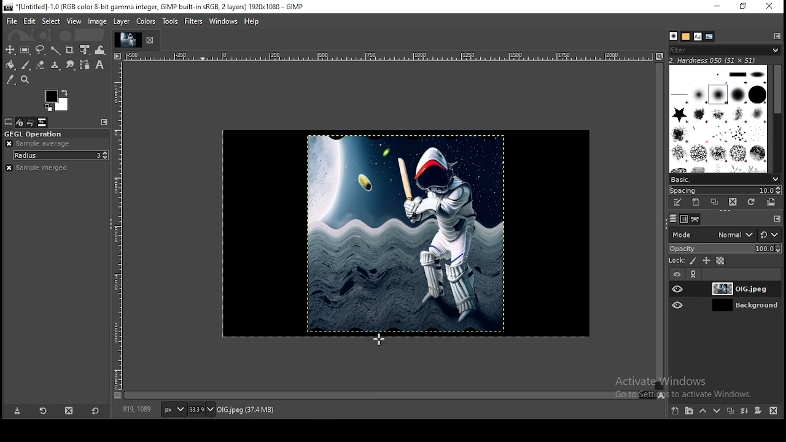 The width and height of the screenshot is (786, 442). What do you see at coordinates (252, 21) in the screenshot?
I see `help` at bounding box center [252, 21].